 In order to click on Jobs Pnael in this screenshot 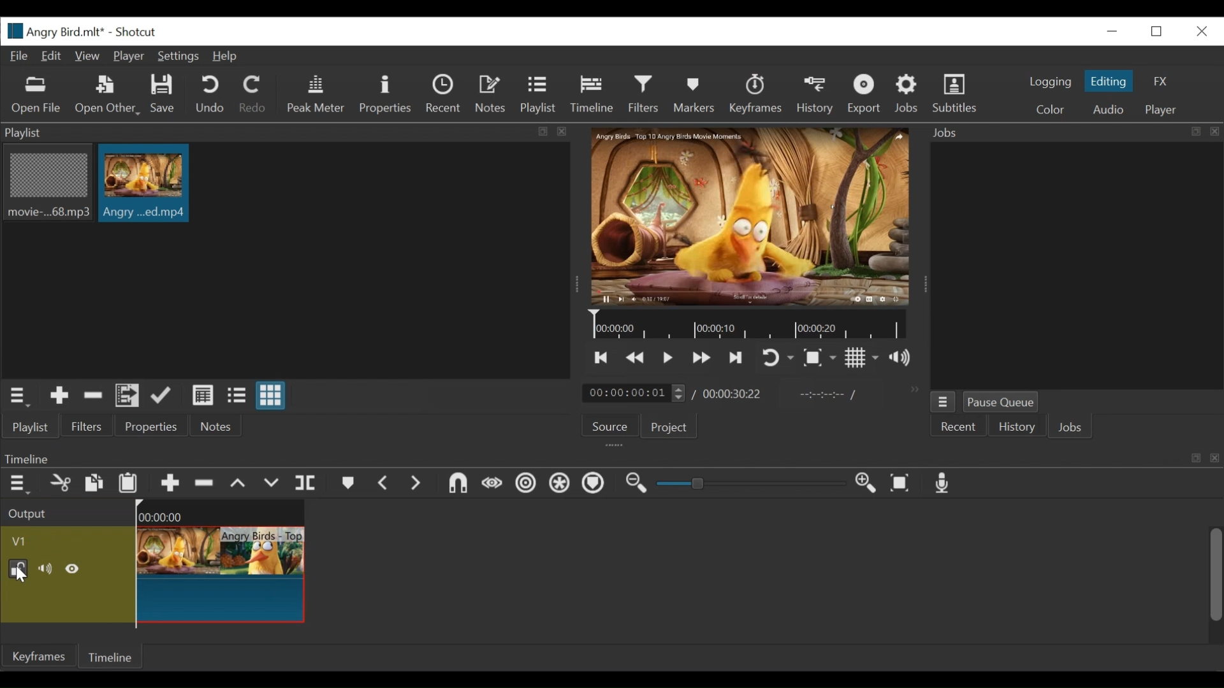, I will do `click(1075, 134)`.